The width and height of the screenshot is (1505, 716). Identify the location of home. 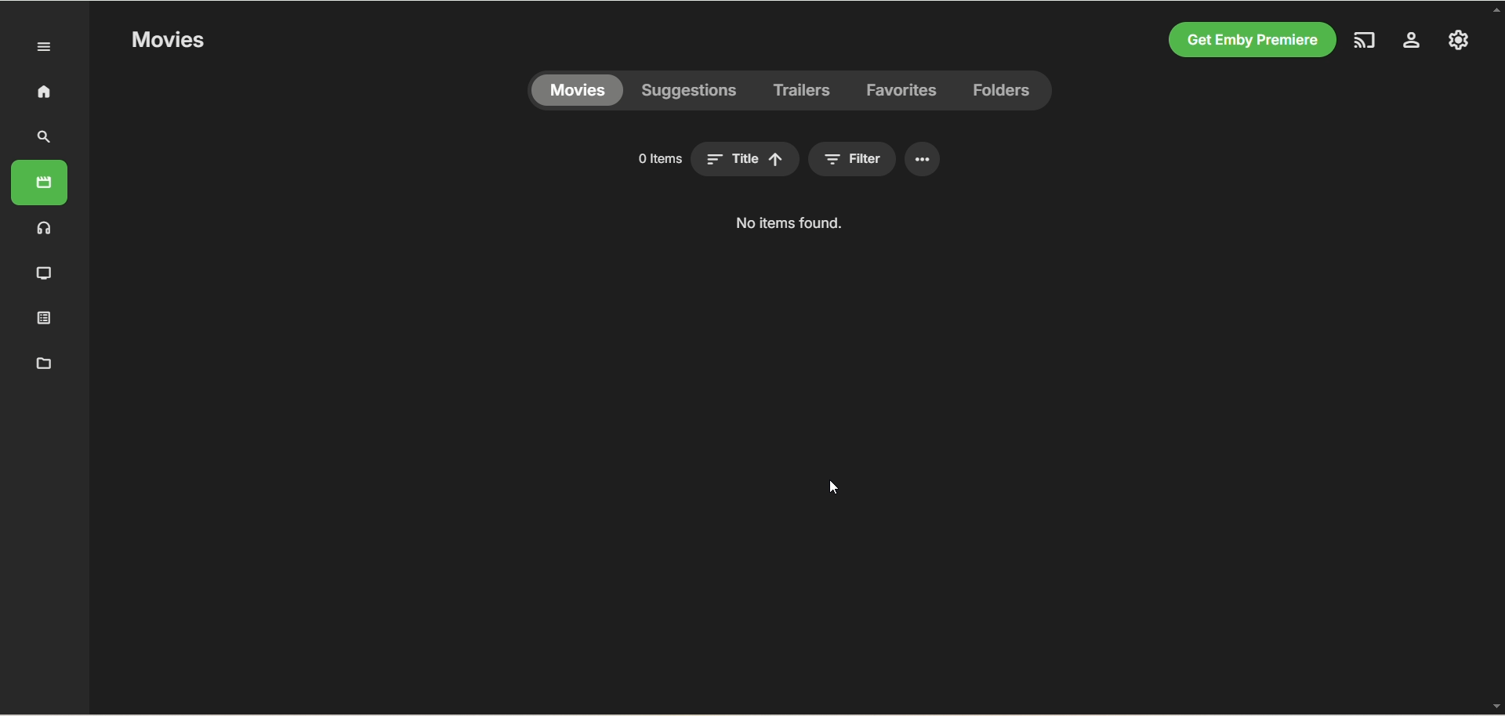
(43, 91).